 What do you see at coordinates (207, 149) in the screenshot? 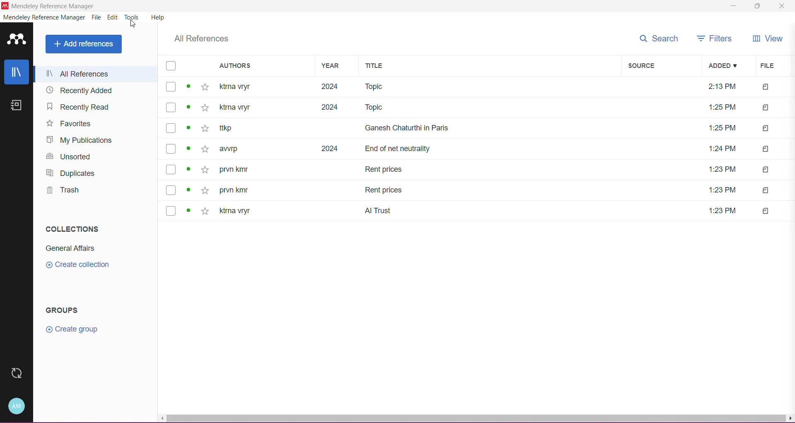
I see `favourite` at bounding box center [207, 149].